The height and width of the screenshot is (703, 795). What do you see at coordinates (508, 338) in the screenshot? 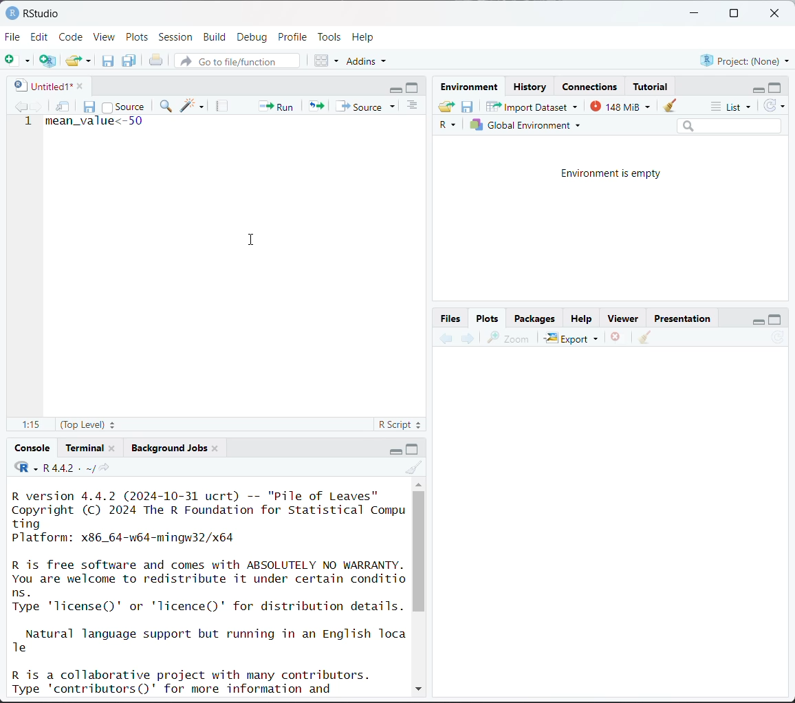
I see `zoom` at bounding box center [508, 338].